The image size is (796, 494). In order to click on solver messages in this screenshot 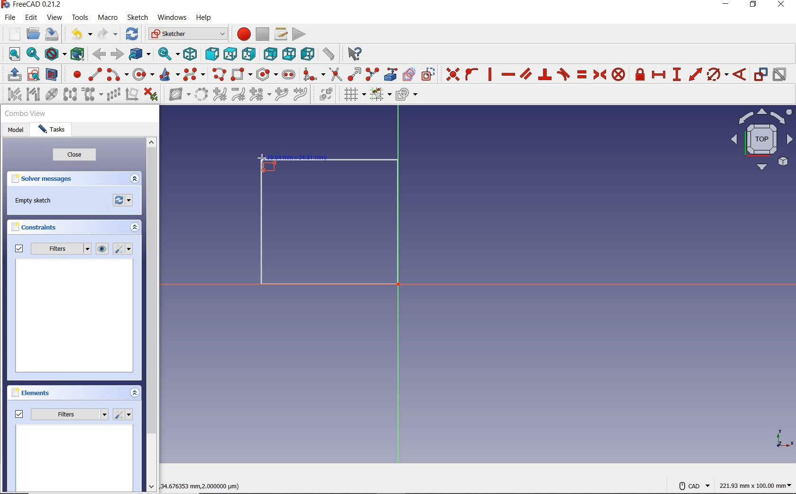, I will do `click(44, 180)`.